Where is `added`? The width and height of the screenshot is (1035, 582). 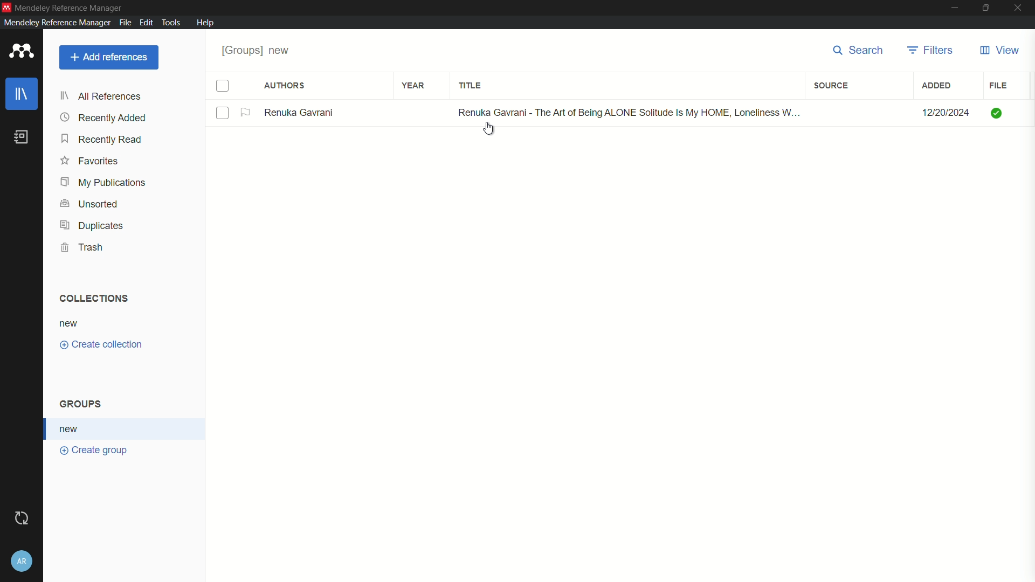
added is located at coordinates (937, 87).